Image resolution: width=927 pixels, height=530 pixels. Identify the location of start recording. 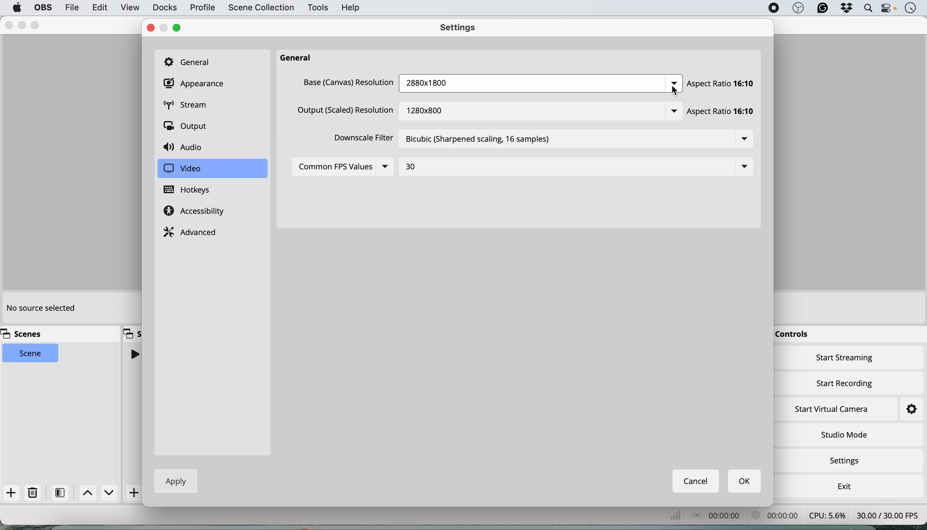
(845, 382).